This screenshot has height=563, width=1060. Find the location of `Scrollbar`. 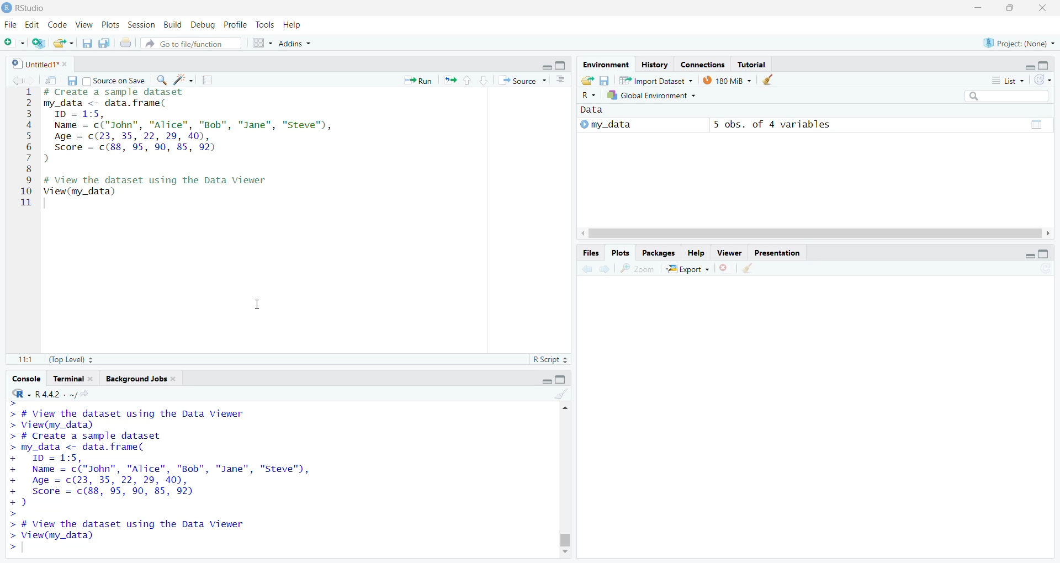

Scrollbar is located at coordinates (564, 484).